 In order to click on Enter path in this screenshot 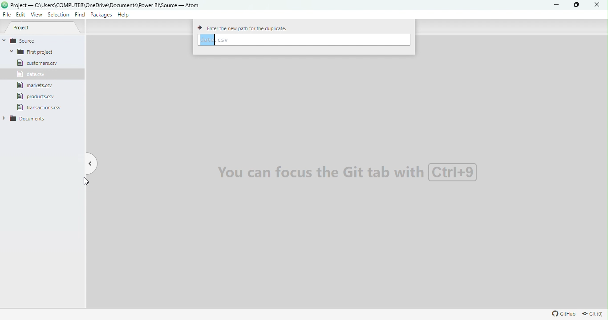, I will do `click(304, 40)`.